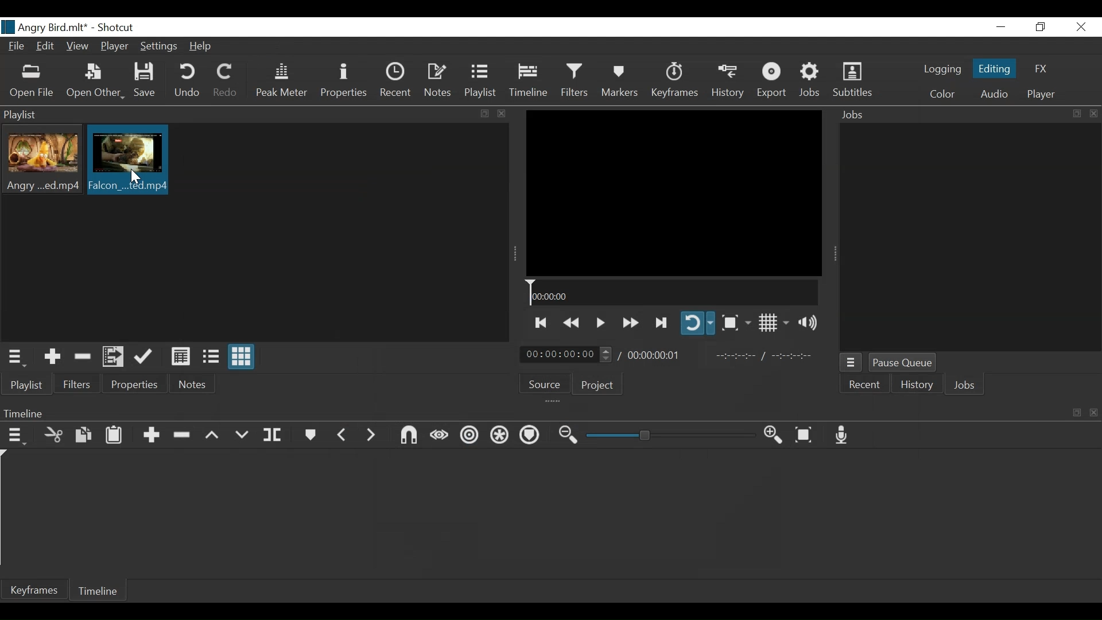 This screenshot has width=1102, height=620. Describe the element at coordinates (129, 160) in the screenshot. I see `Clip` at that location.